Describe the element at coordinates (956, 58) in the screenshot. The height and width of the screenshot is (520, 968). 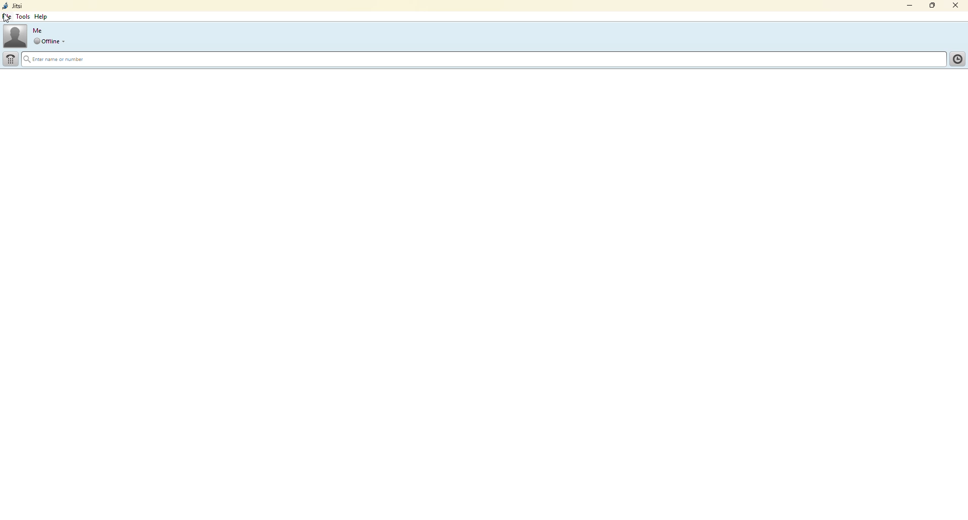
I see `History` at that location.